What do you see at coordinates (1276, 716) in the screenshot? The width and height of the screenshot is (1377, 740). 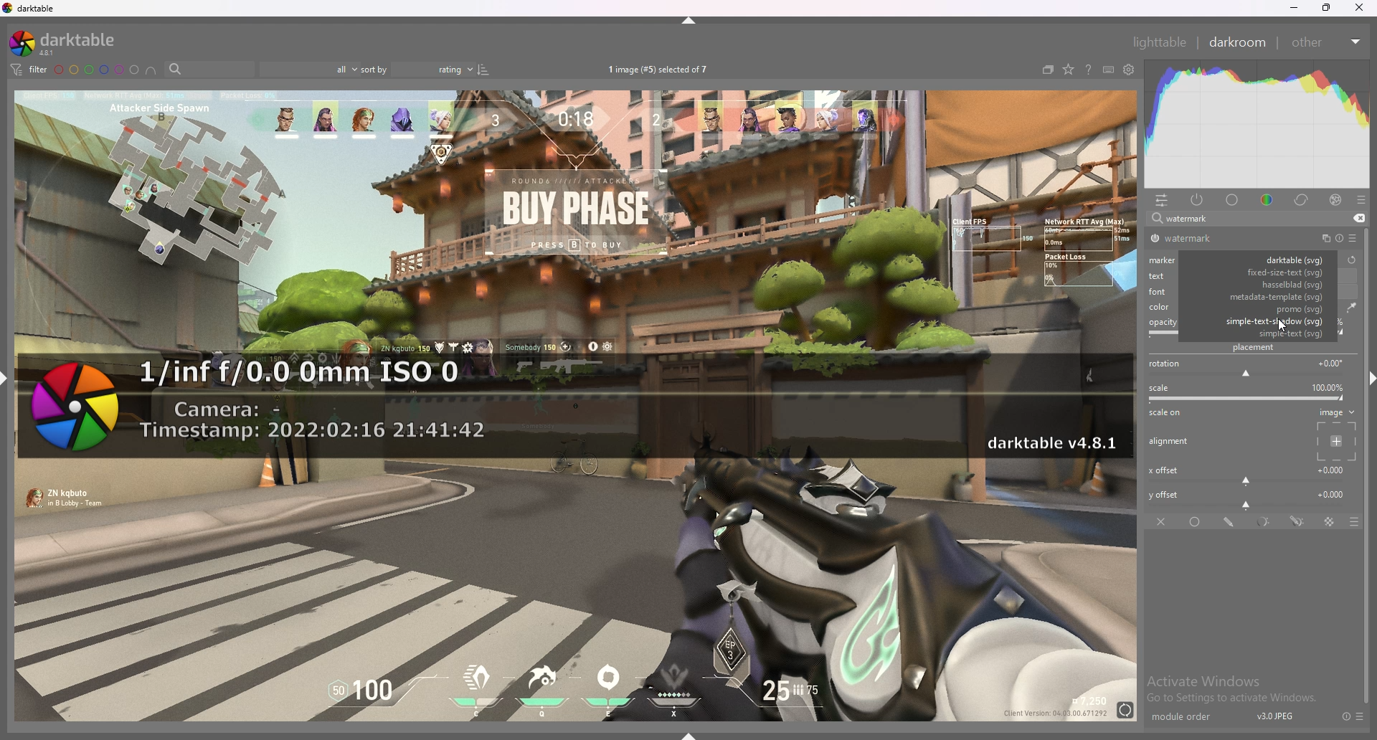 I see `version` at bounding box center [1276, 716].